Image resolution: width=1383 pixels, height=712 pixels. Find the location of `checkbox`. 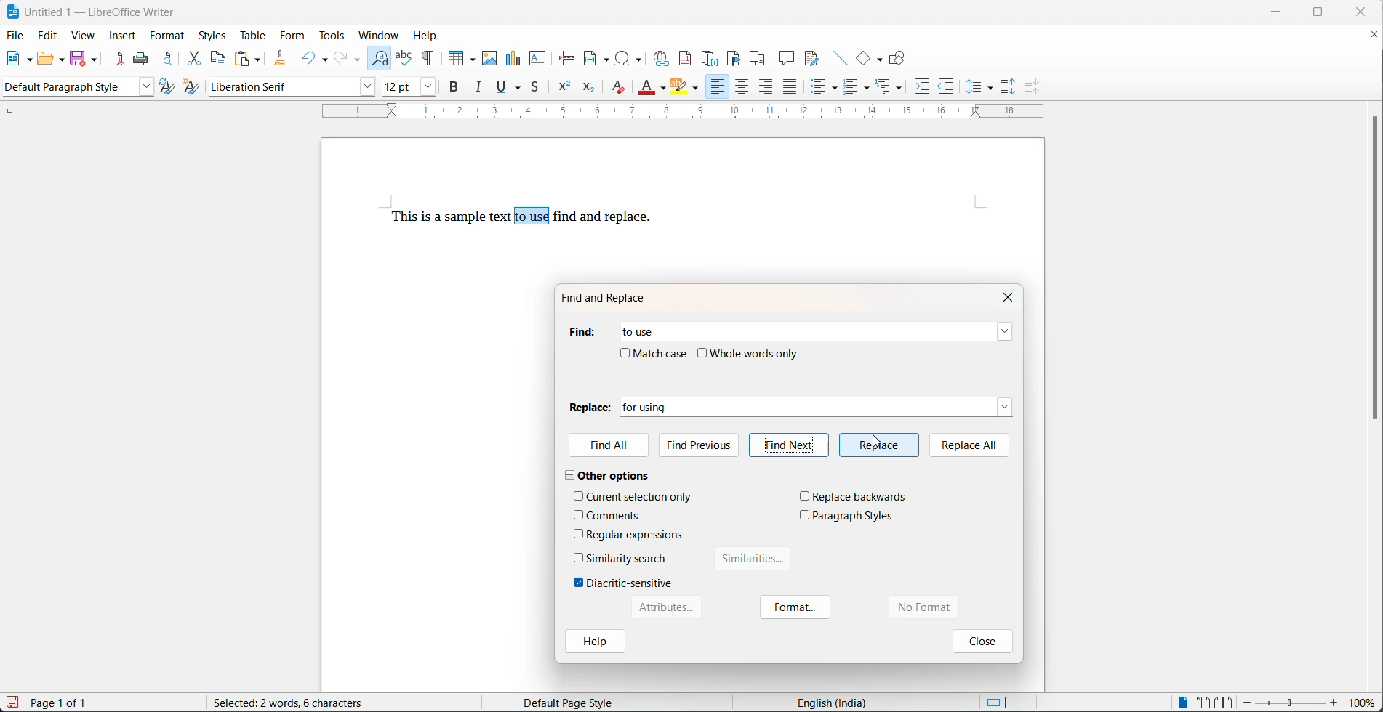

checkbox is located at coordinates (805, 514).